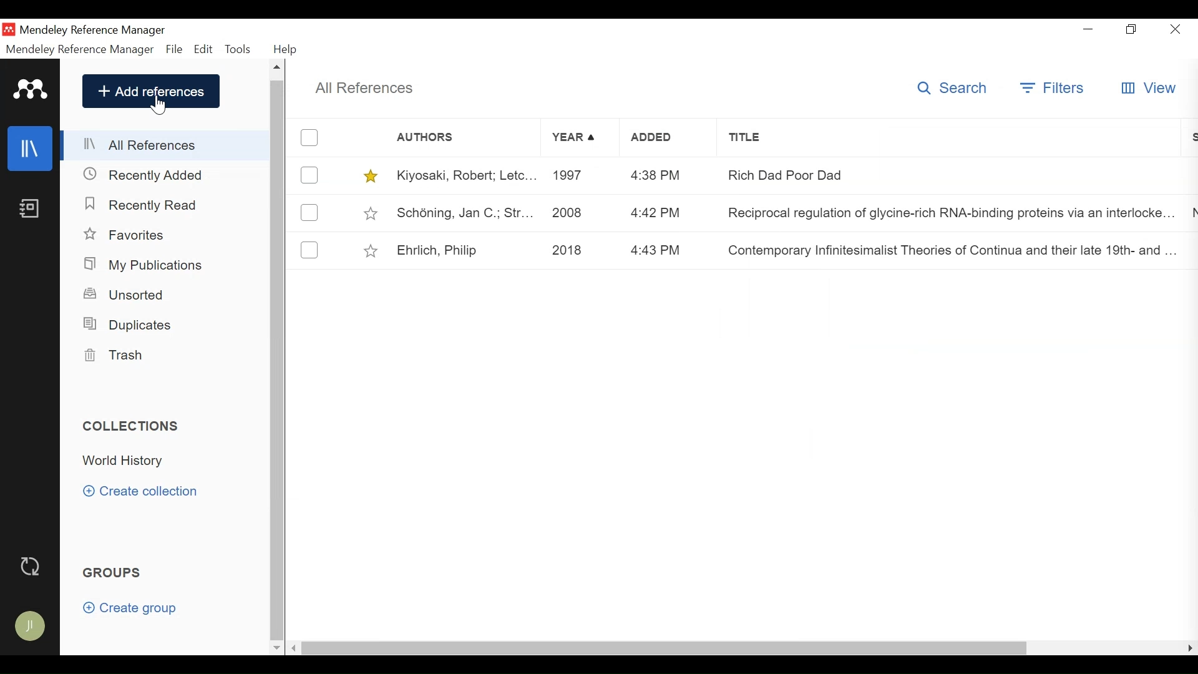 The width and height of the screenshot is (1198, 674). What do you see at coordinates (573, 137) in the screenshot?
I see `Year` at bounding box center [573, 137].